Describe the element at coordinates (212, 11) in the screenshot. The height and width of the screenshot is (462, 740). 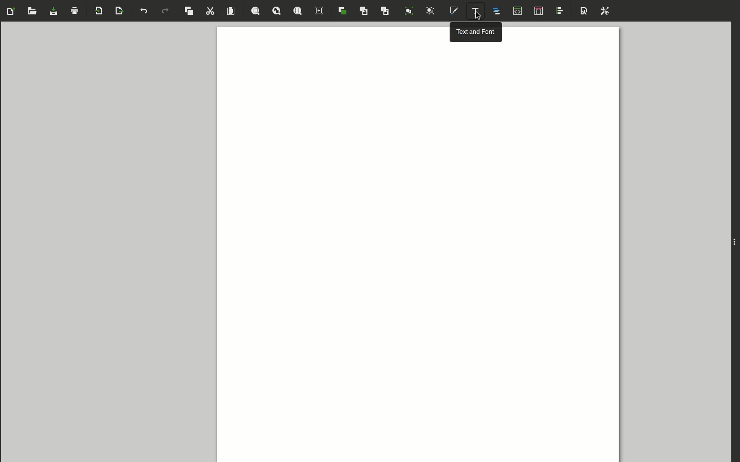
I see `Cut` at that location.